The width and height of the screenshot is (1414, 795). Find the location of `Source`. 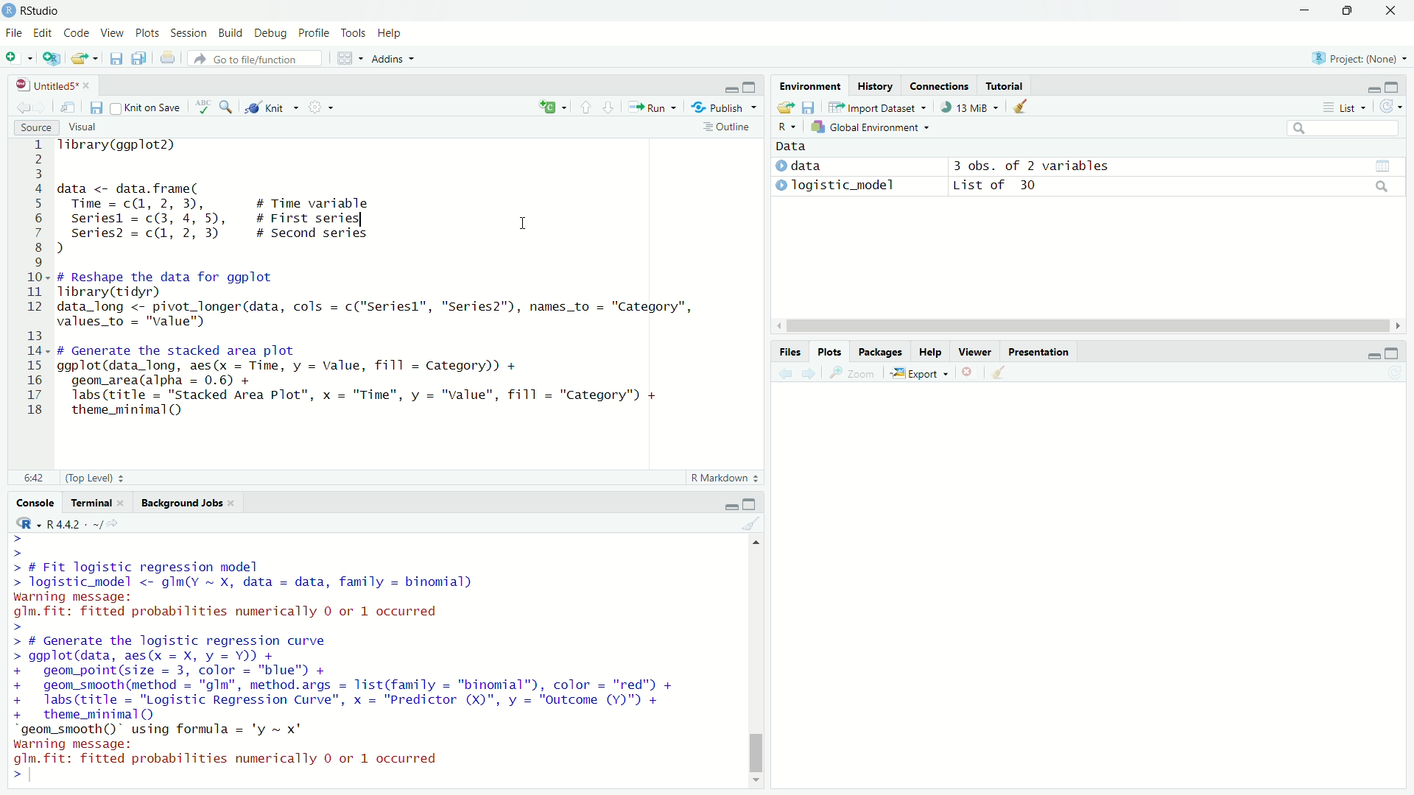

Source is located at coordinates (38, 125).